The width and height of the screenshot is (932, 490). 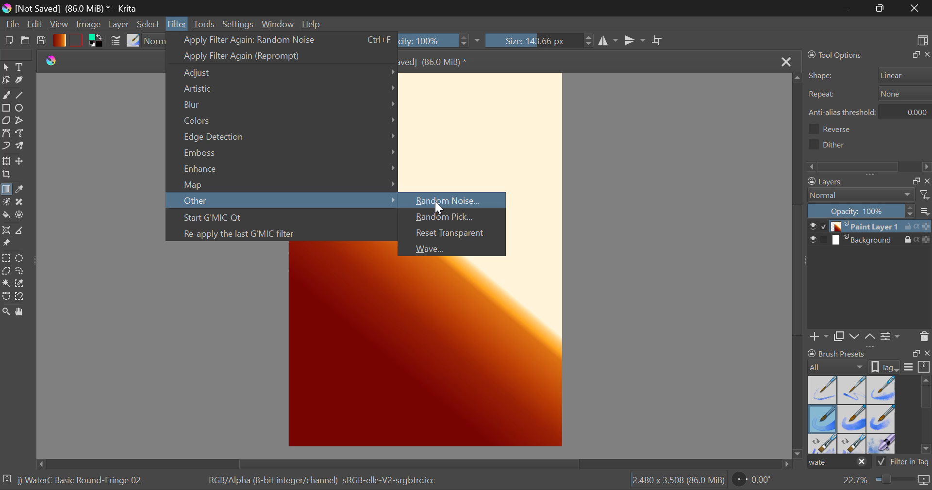 What do you see at coordinates (824, 226) in the screenshot?
I see `disable paint layer` at bounding box center [824, 226].